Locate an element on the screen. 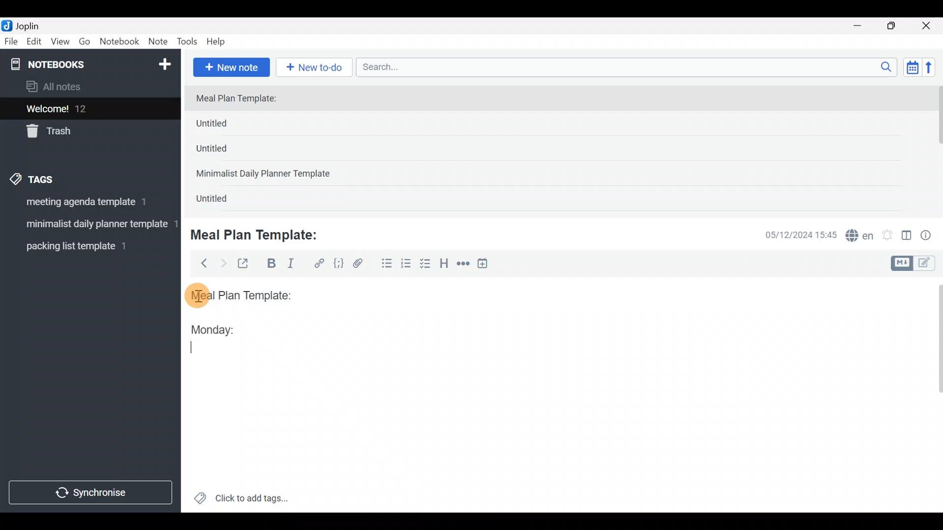  Tools is located at coordinates (188, 42).